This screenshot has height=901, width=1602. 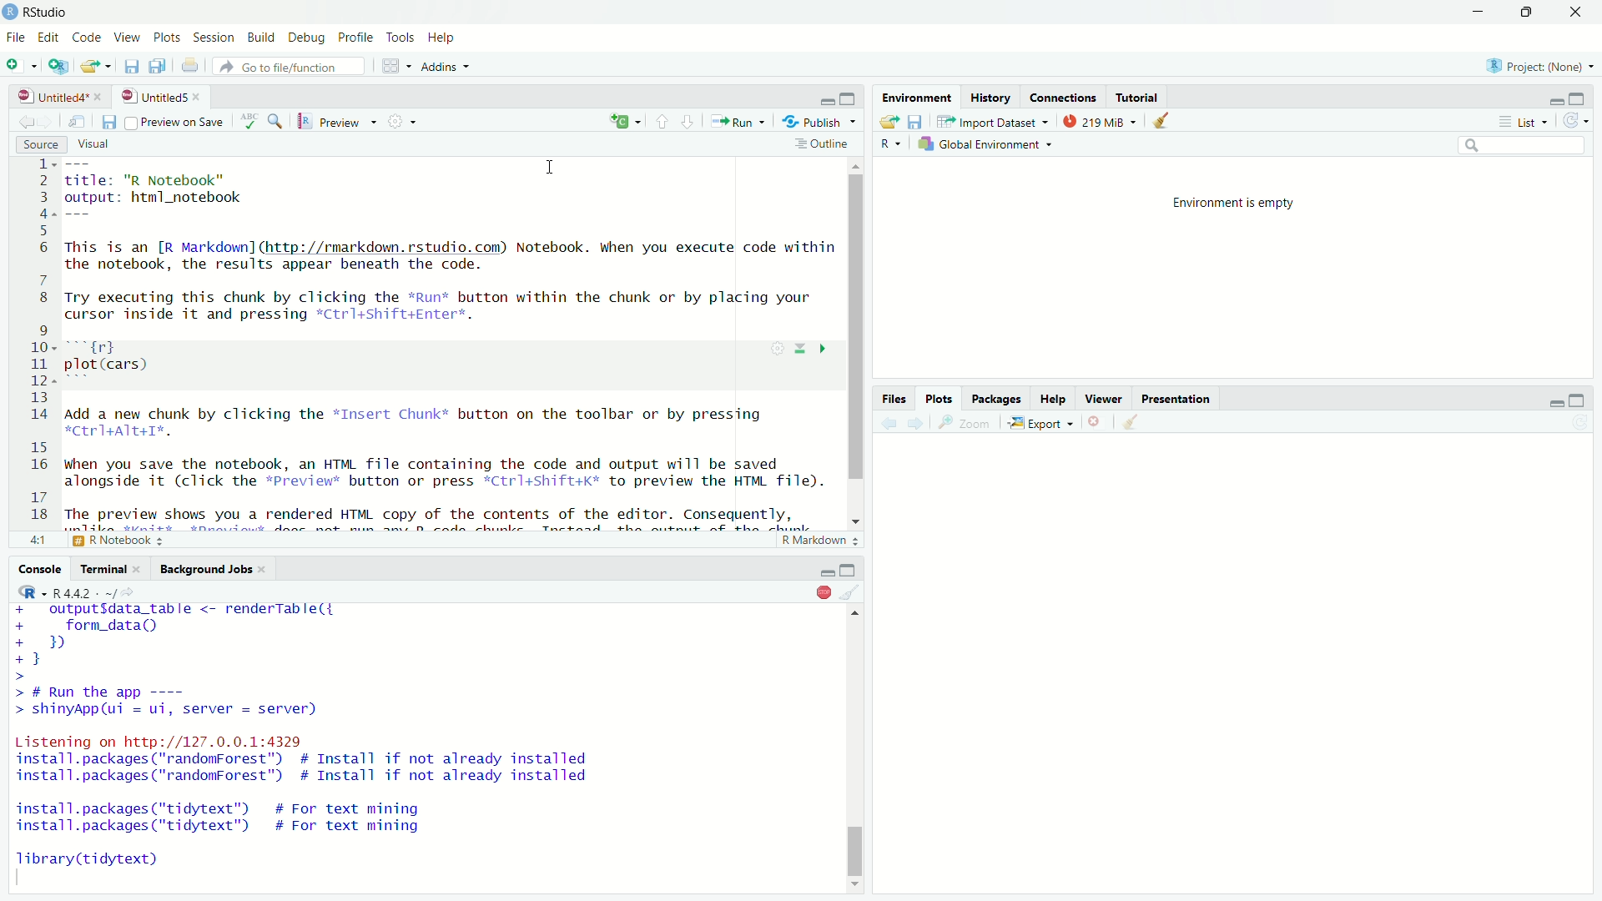 What do you see at coordinates (131, 66) in the screenshot?
I see `save current document` at bounding box center [131, 66].